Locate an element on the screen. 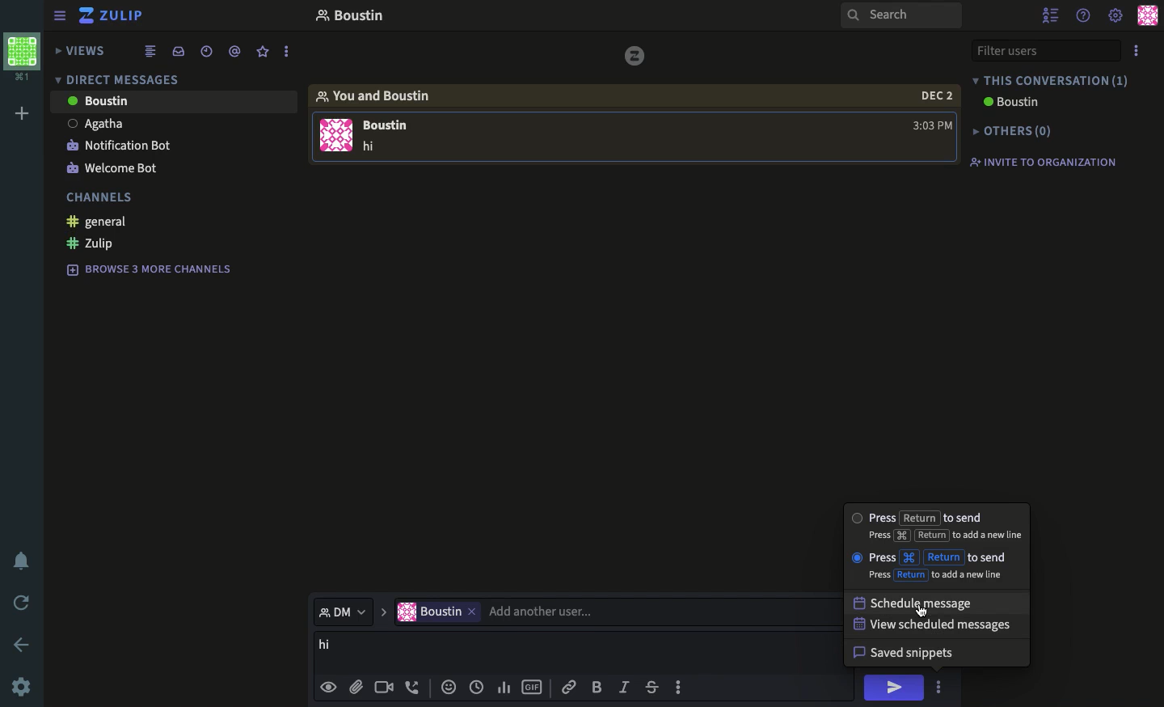  boustin is located at coordinates (360, 13).